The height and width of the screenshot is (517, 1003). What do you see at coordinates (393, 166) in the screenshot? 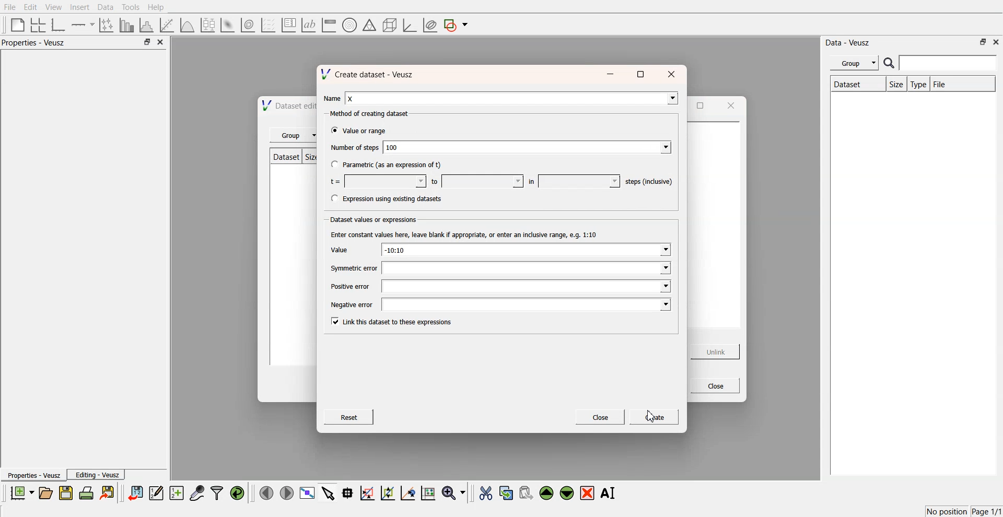
I see `Parametric (as an expression of t)` at bounding box center [393, 166].